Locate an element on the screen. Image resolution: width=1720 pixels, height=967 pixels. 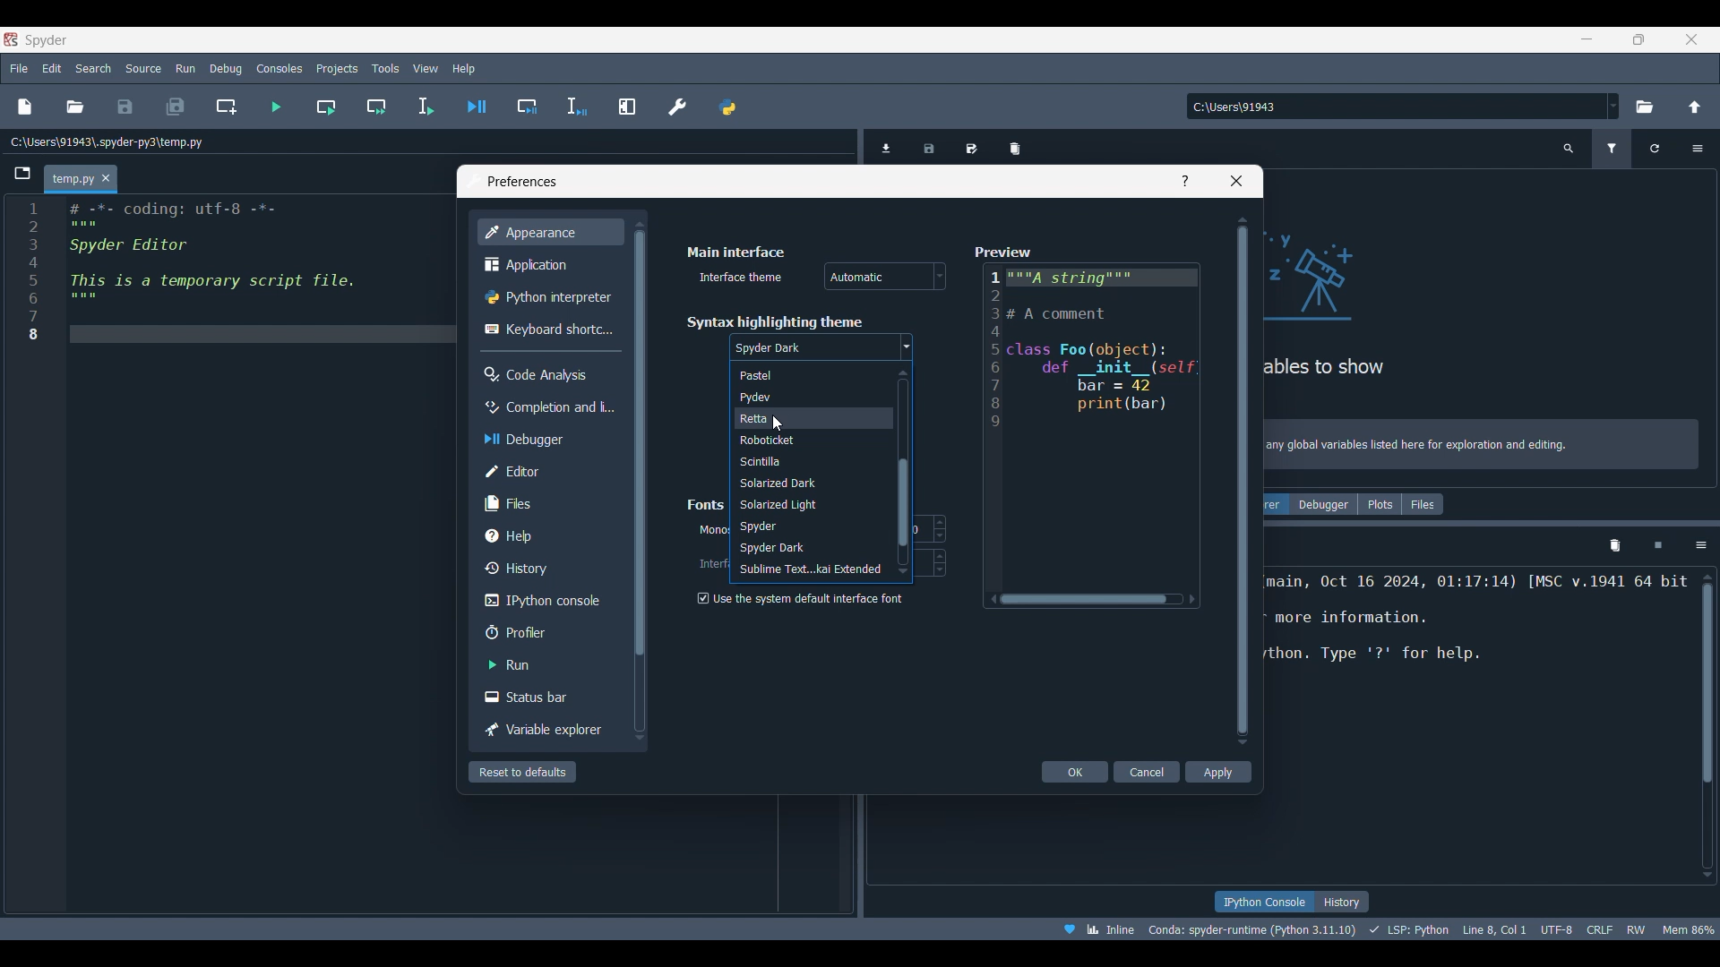
info is located at coordinates (1483, 447).